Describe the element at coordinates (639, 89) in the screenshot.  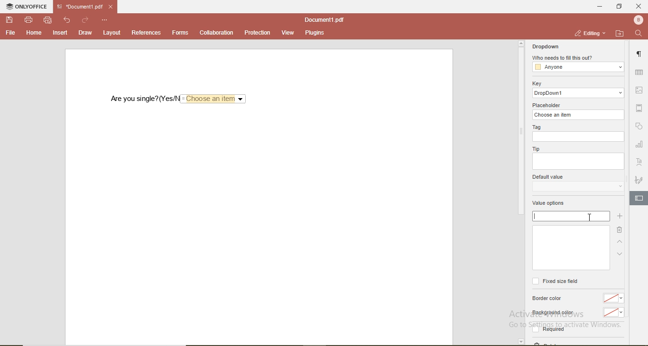
I see `image` at that location.